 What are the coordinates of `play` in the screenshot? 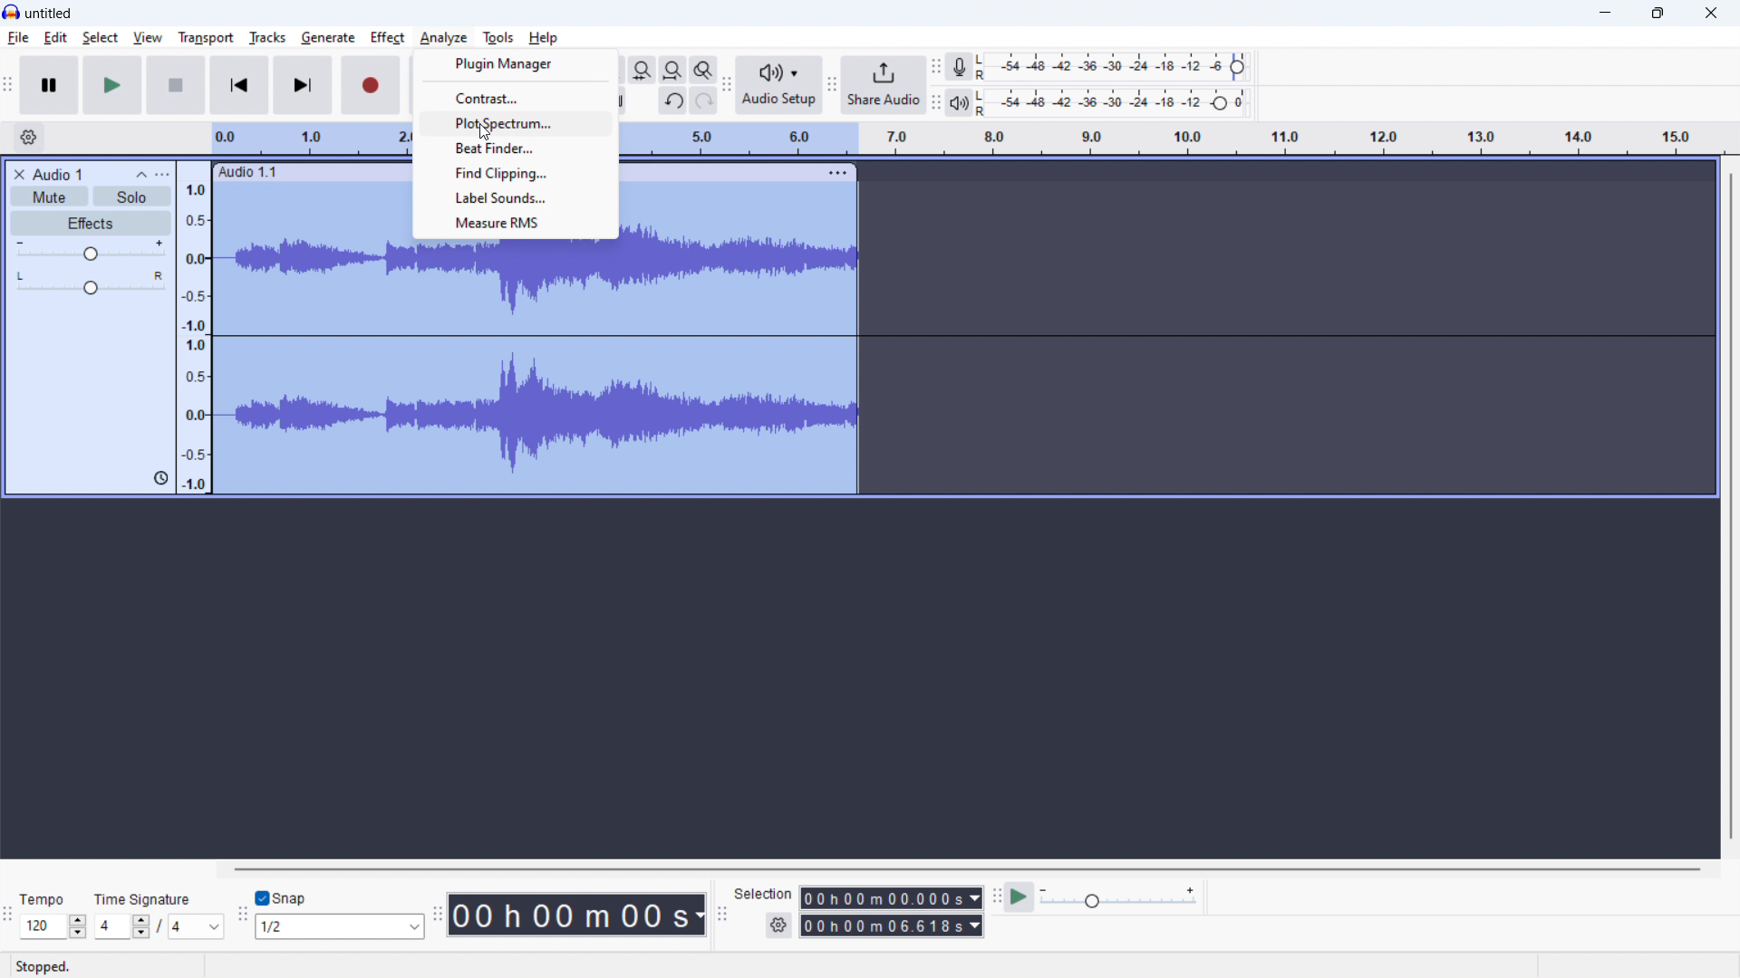 It's located at (113, 85).